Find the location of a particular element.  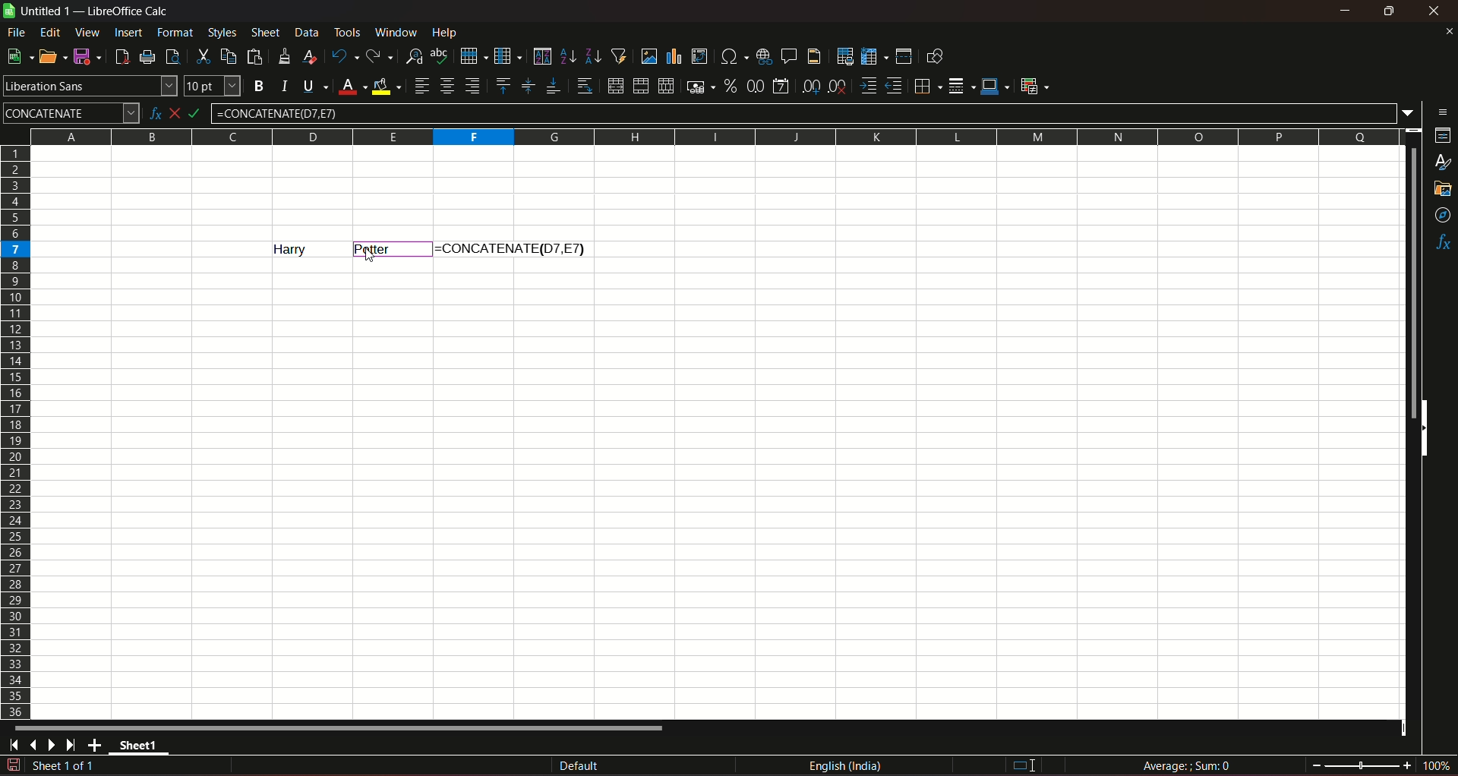

insert or edit pivot table is located at coordinates (700, 55).